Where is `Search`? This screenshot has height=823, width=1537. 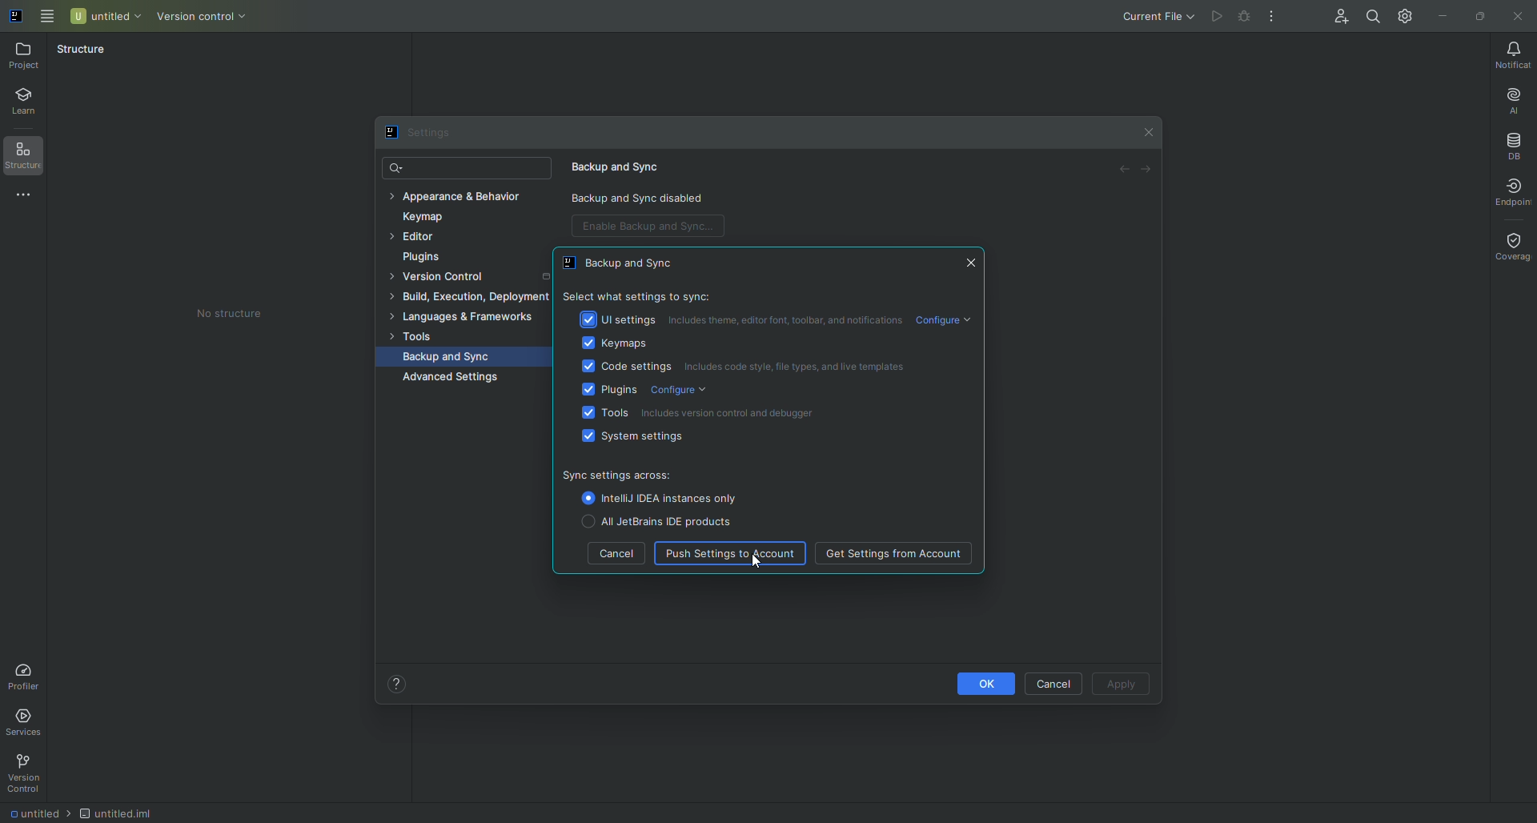 Search is located at coordinates (1371, 14).